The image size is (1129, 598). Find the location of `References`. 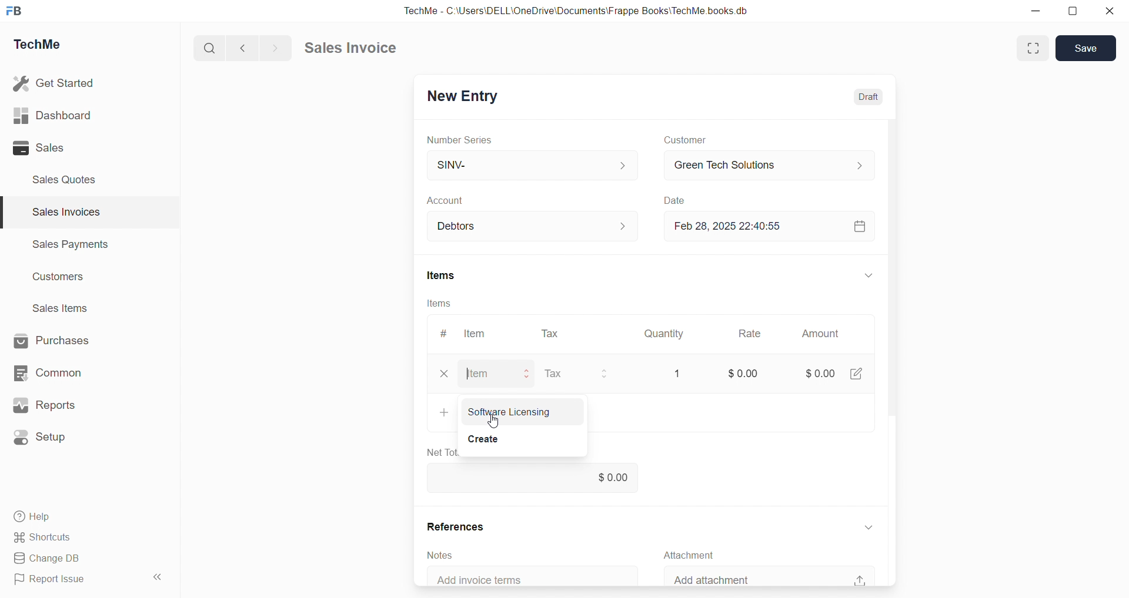

References is located at coordinates (457, 526).